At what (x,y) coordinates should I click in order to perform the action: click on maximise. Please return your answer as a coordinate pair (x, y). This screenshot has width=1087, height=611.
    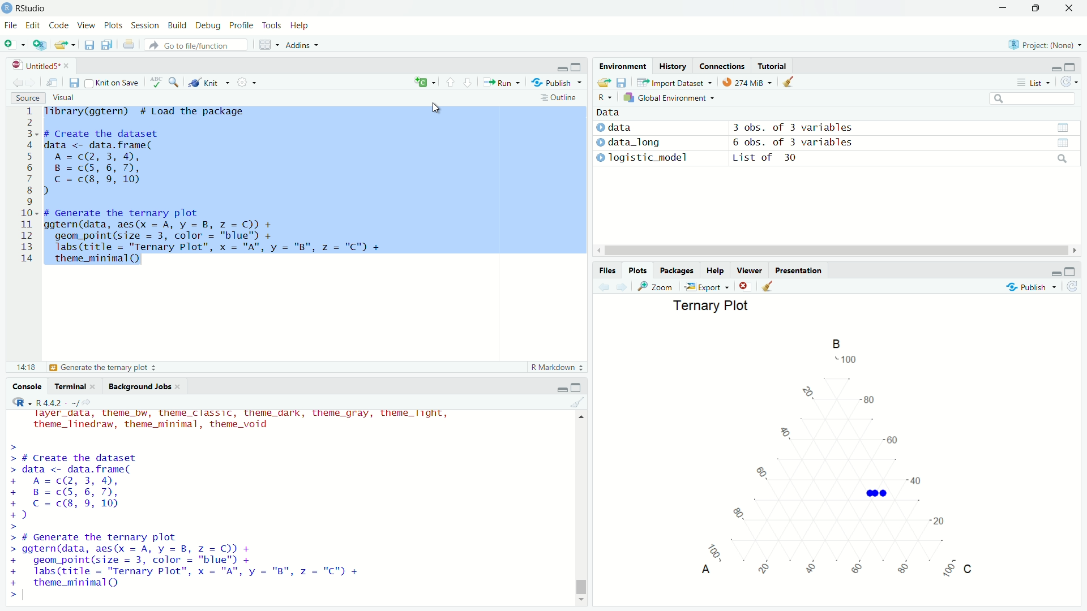
    Looking at the image, I should click on (1071, 66).